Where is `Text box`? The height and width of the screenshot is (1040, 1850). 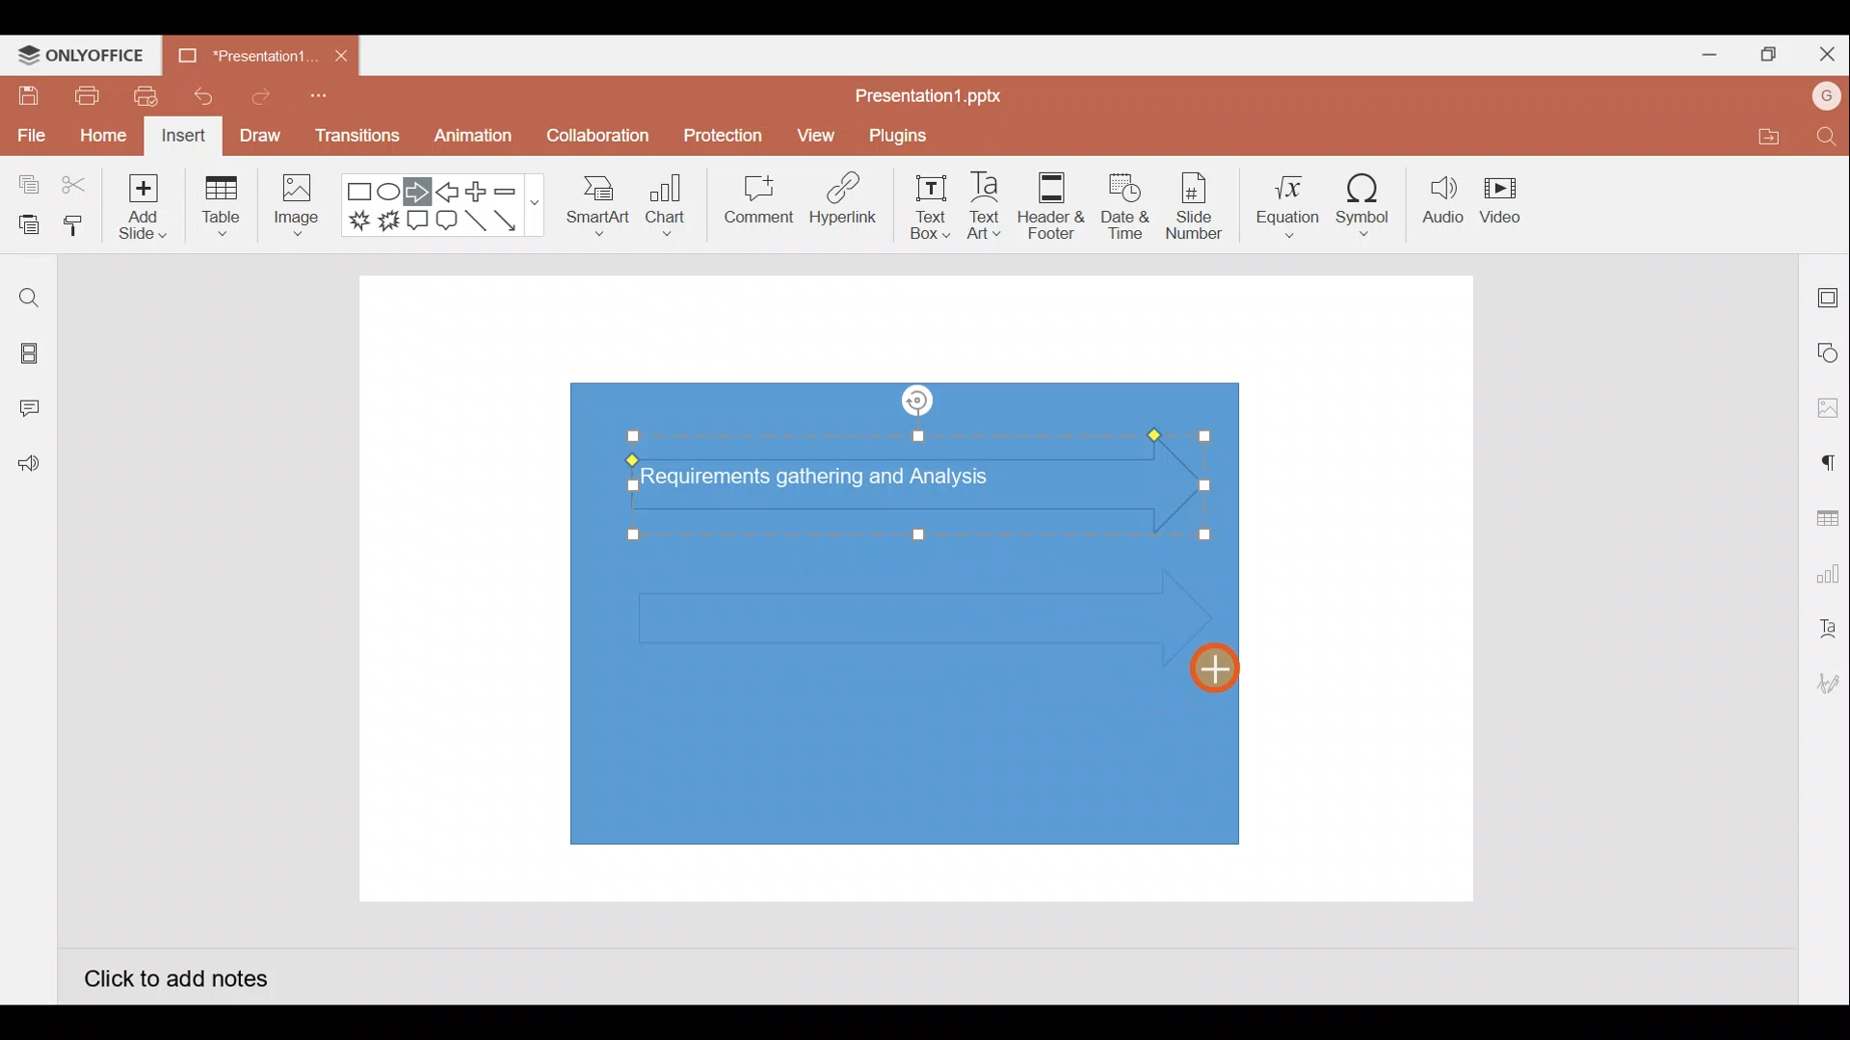
Text box is located at coordinates (932, 207).